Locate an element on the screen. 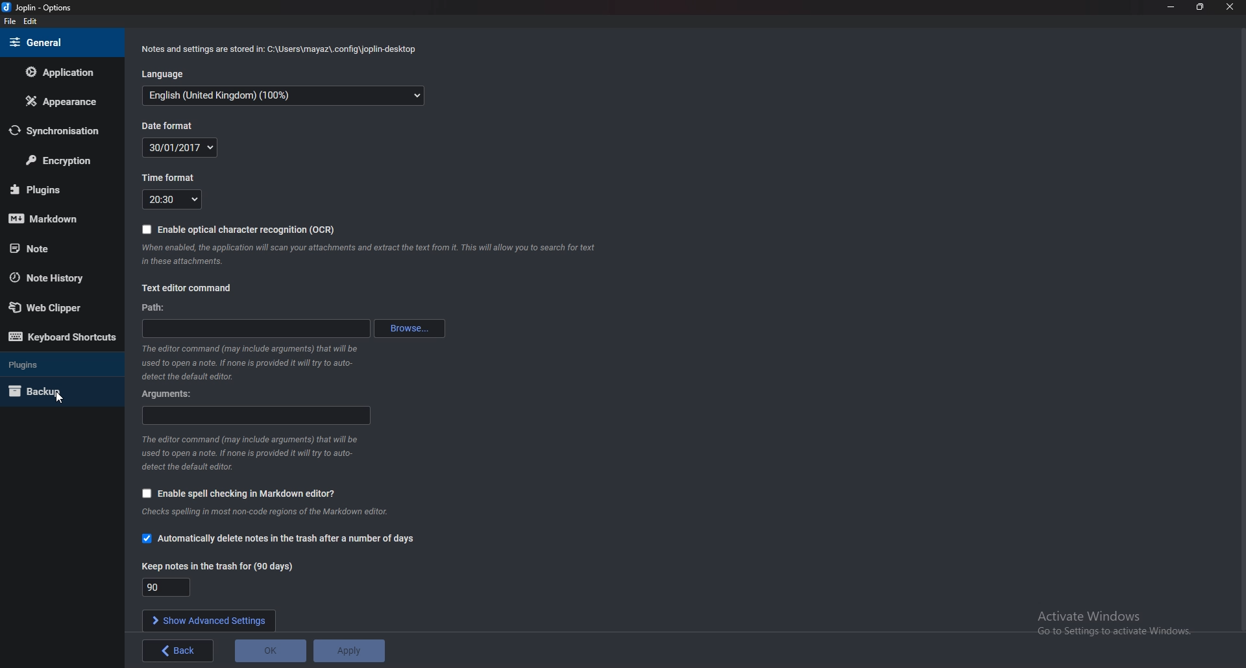  Language is located at coordinates (280, 95).